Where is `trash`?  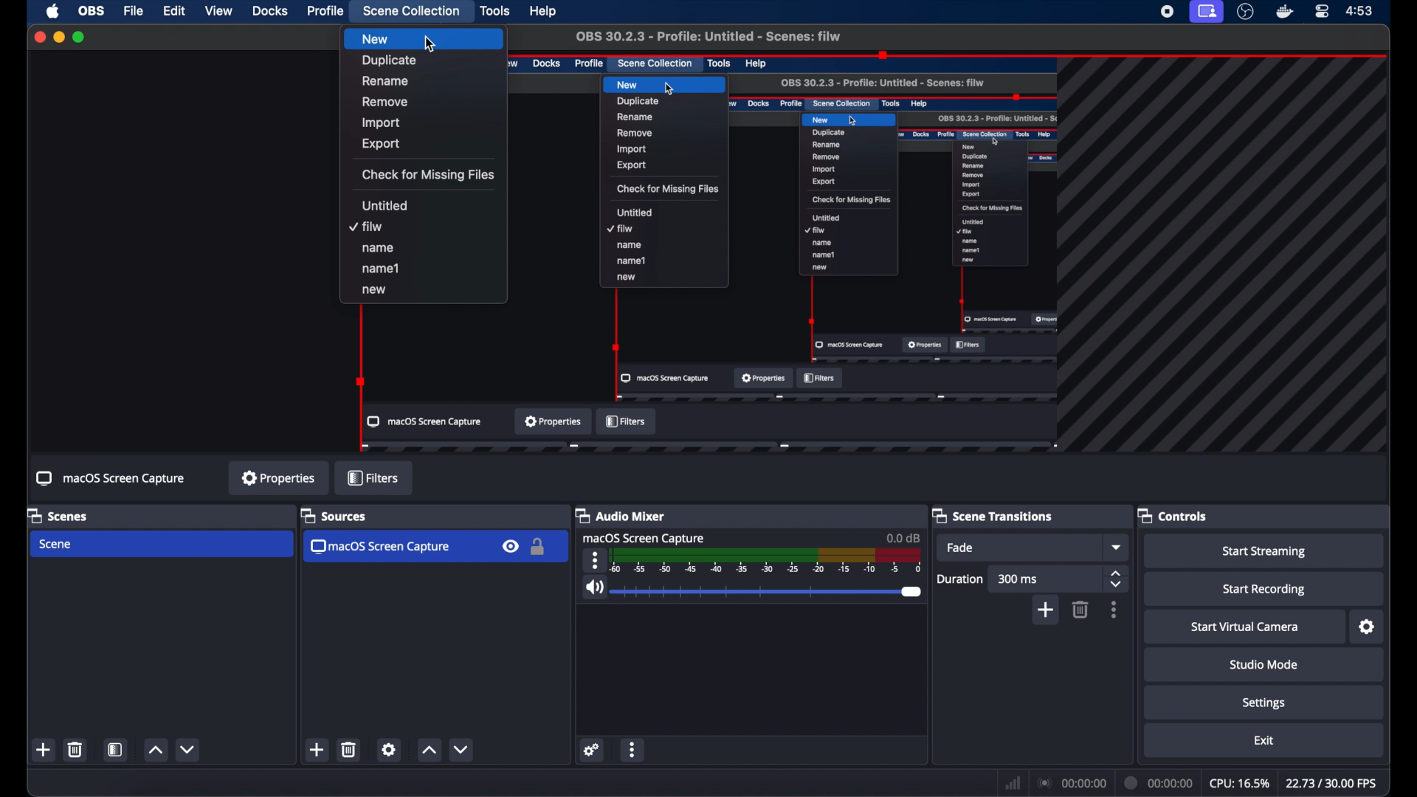
trash is located at coordinates (348, 750).